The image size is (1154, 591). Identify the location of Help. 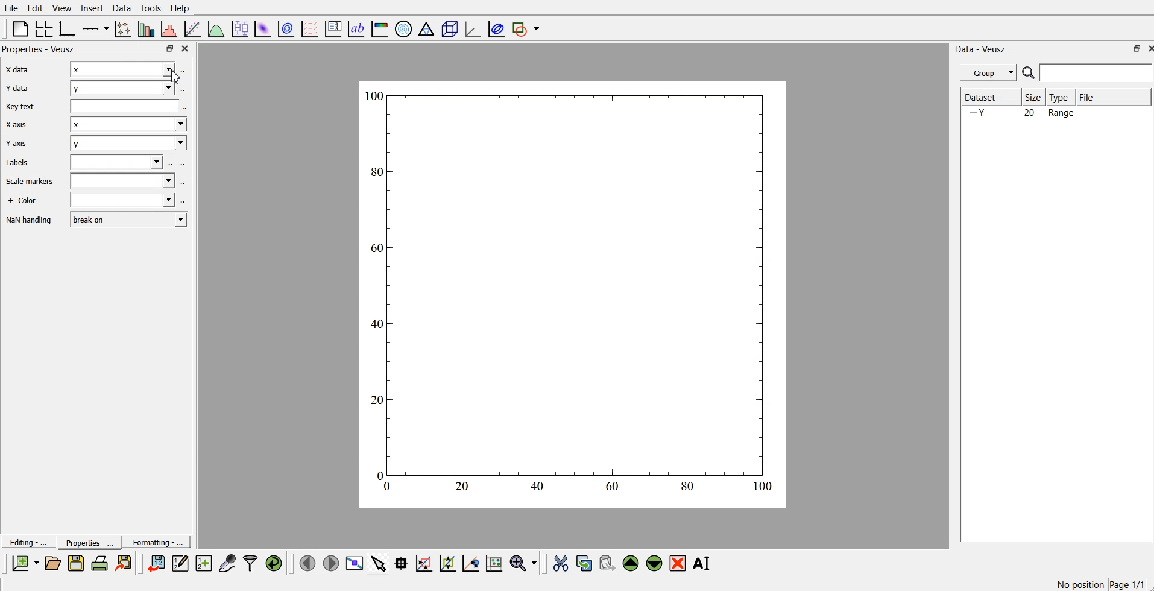
(183, 8).